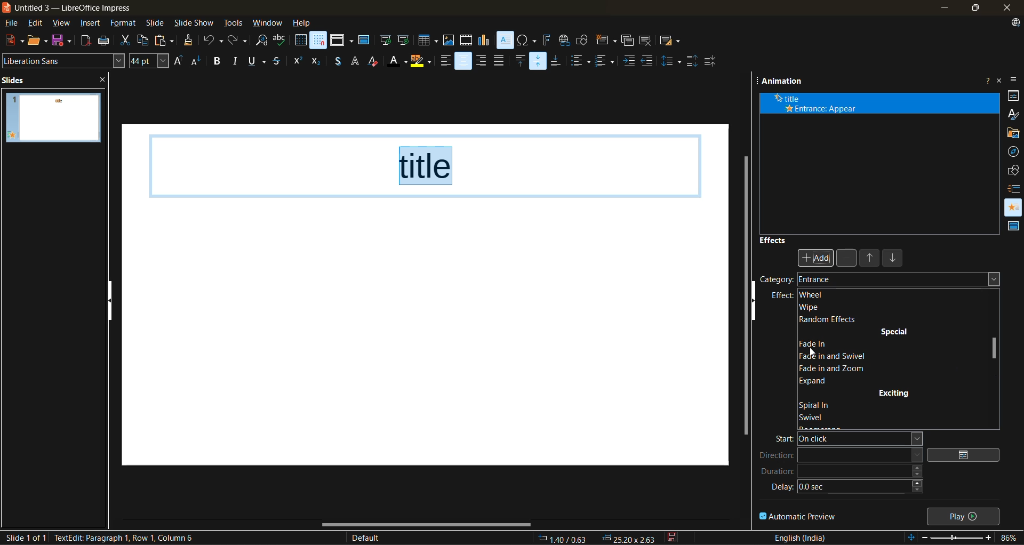 Image resolution: width=1024 pixels, height=545 pixels. What do you see at coordinates (1000, 79) in the screenshot?
I see `close sidebar deck` at bounding box center [1000, 79].